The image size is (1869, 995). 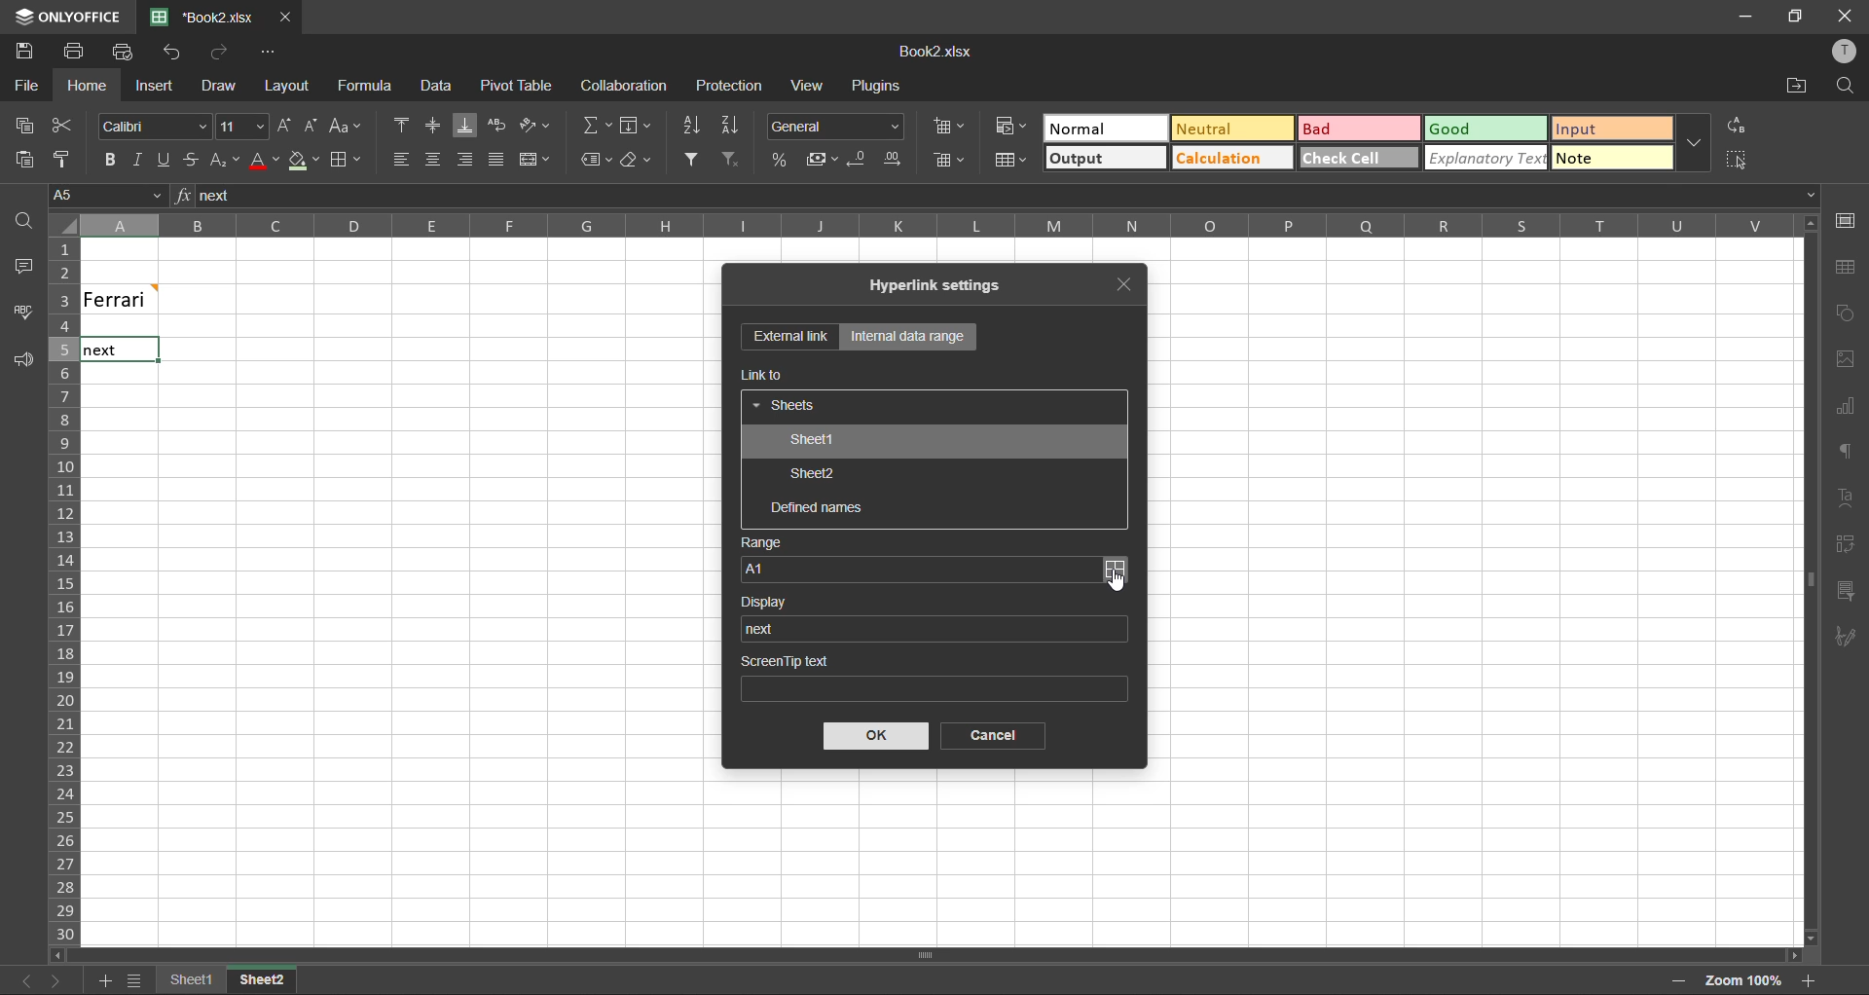 I want to click on spellcheck, so click(x=29, y=314).